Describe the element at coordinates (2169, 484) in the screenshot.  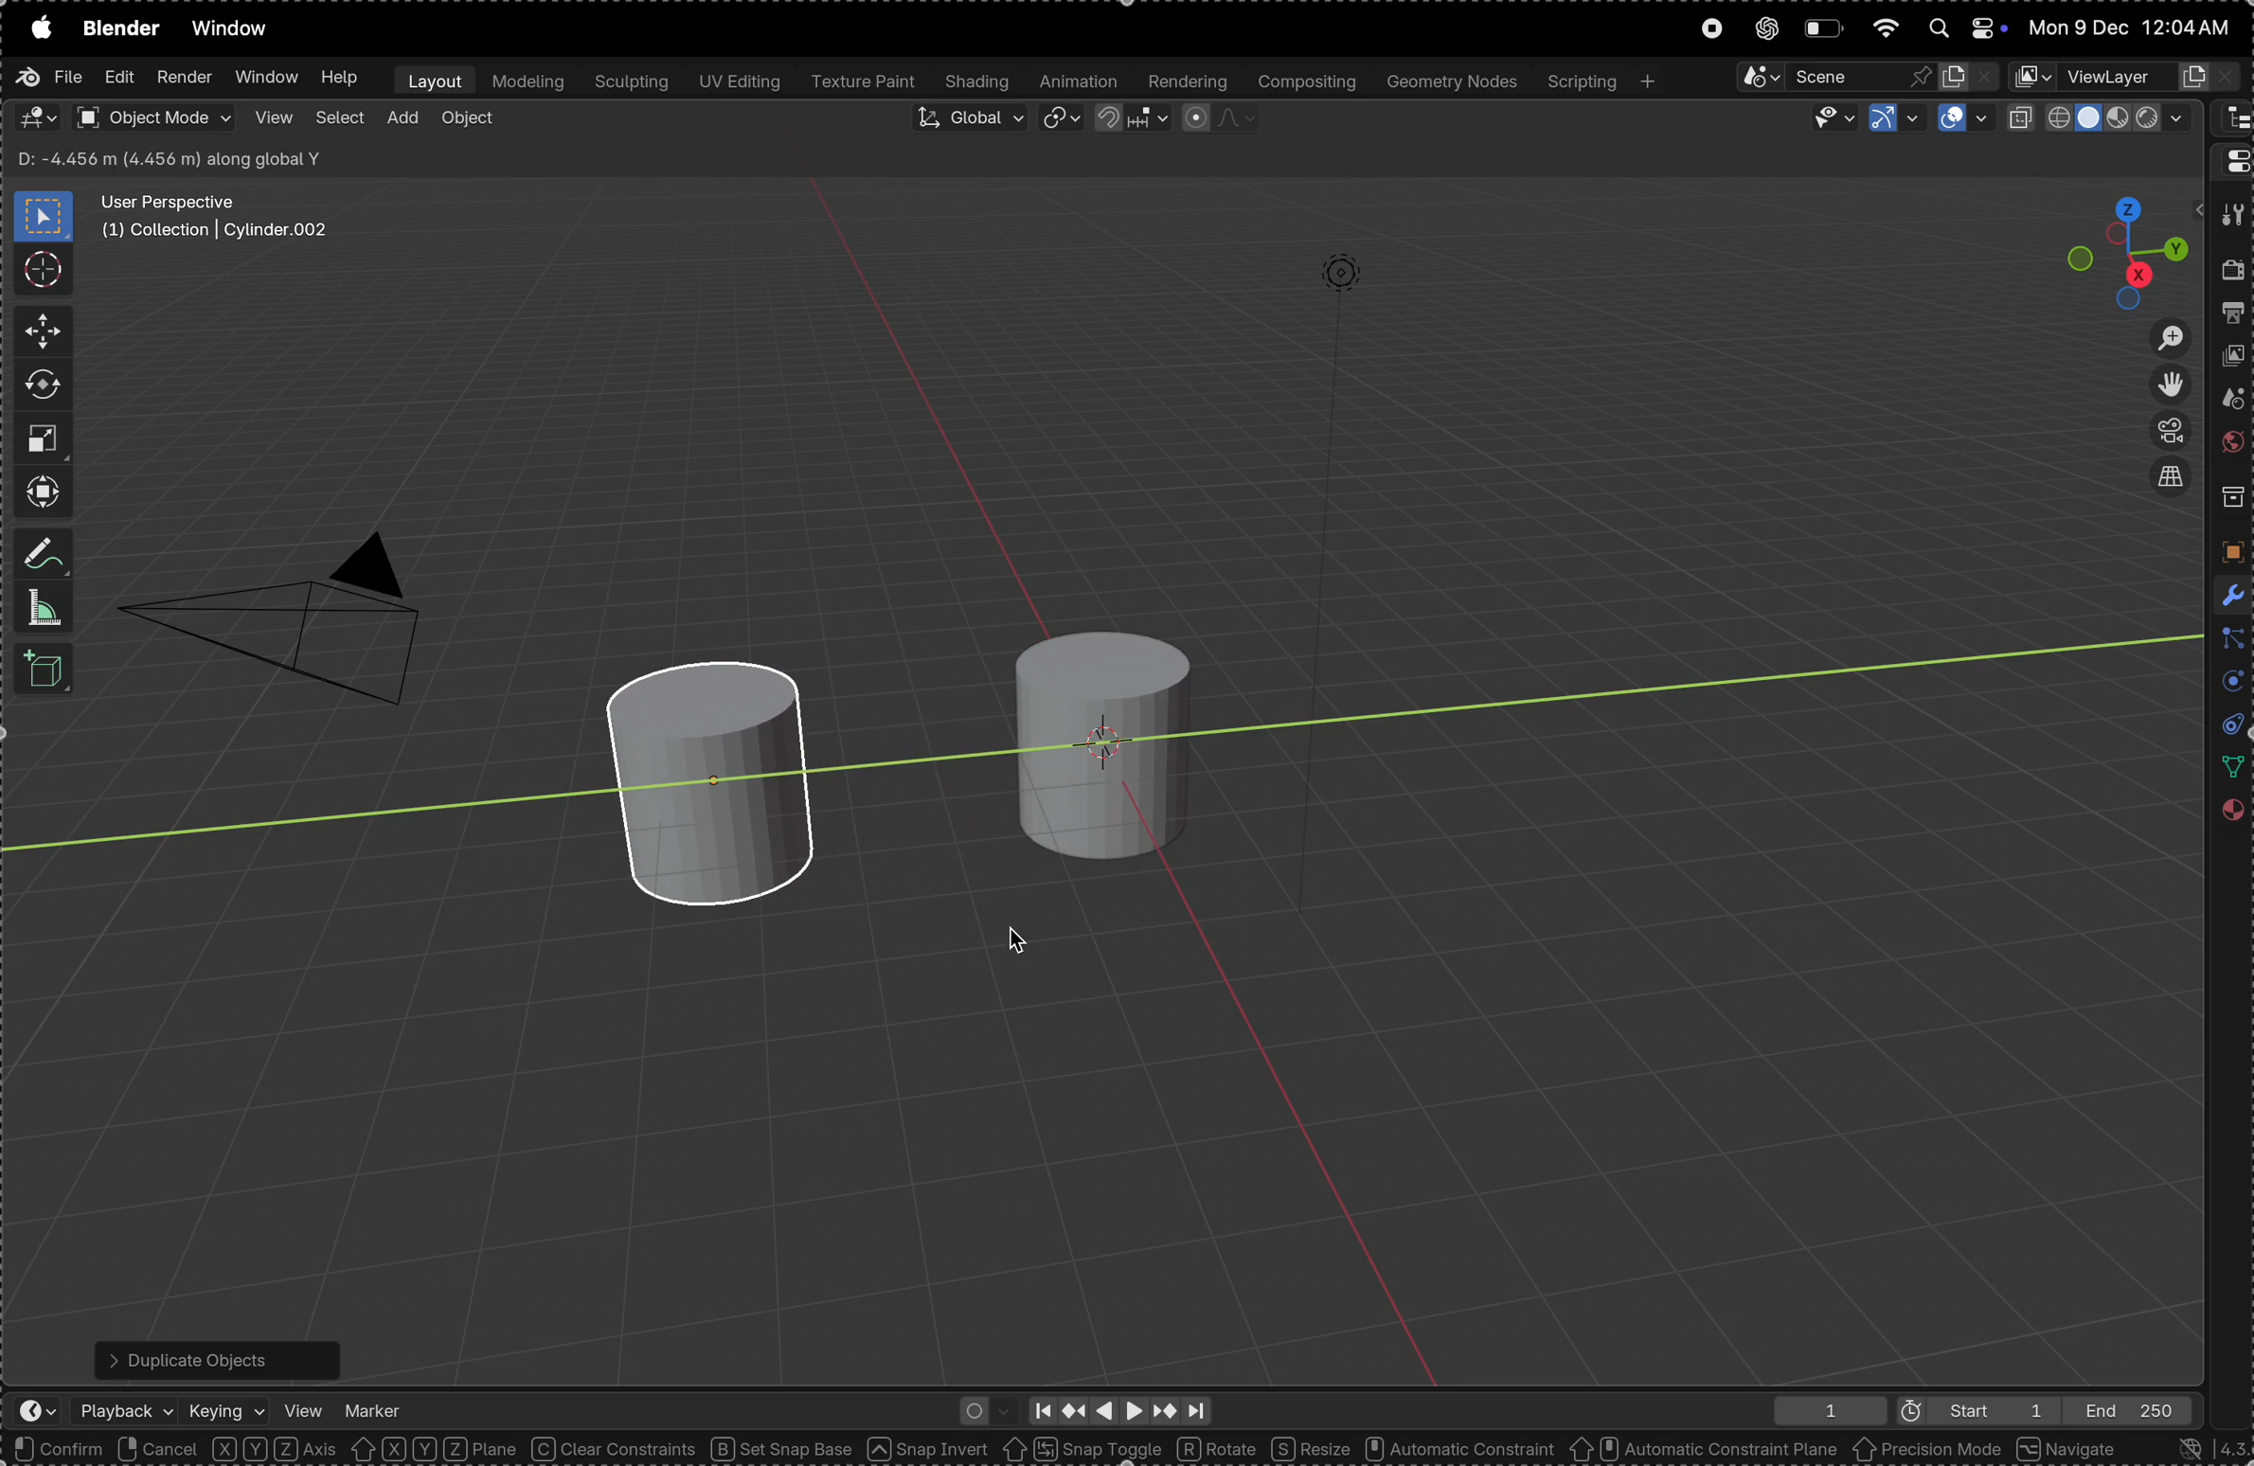
I see `select current views` at that location.